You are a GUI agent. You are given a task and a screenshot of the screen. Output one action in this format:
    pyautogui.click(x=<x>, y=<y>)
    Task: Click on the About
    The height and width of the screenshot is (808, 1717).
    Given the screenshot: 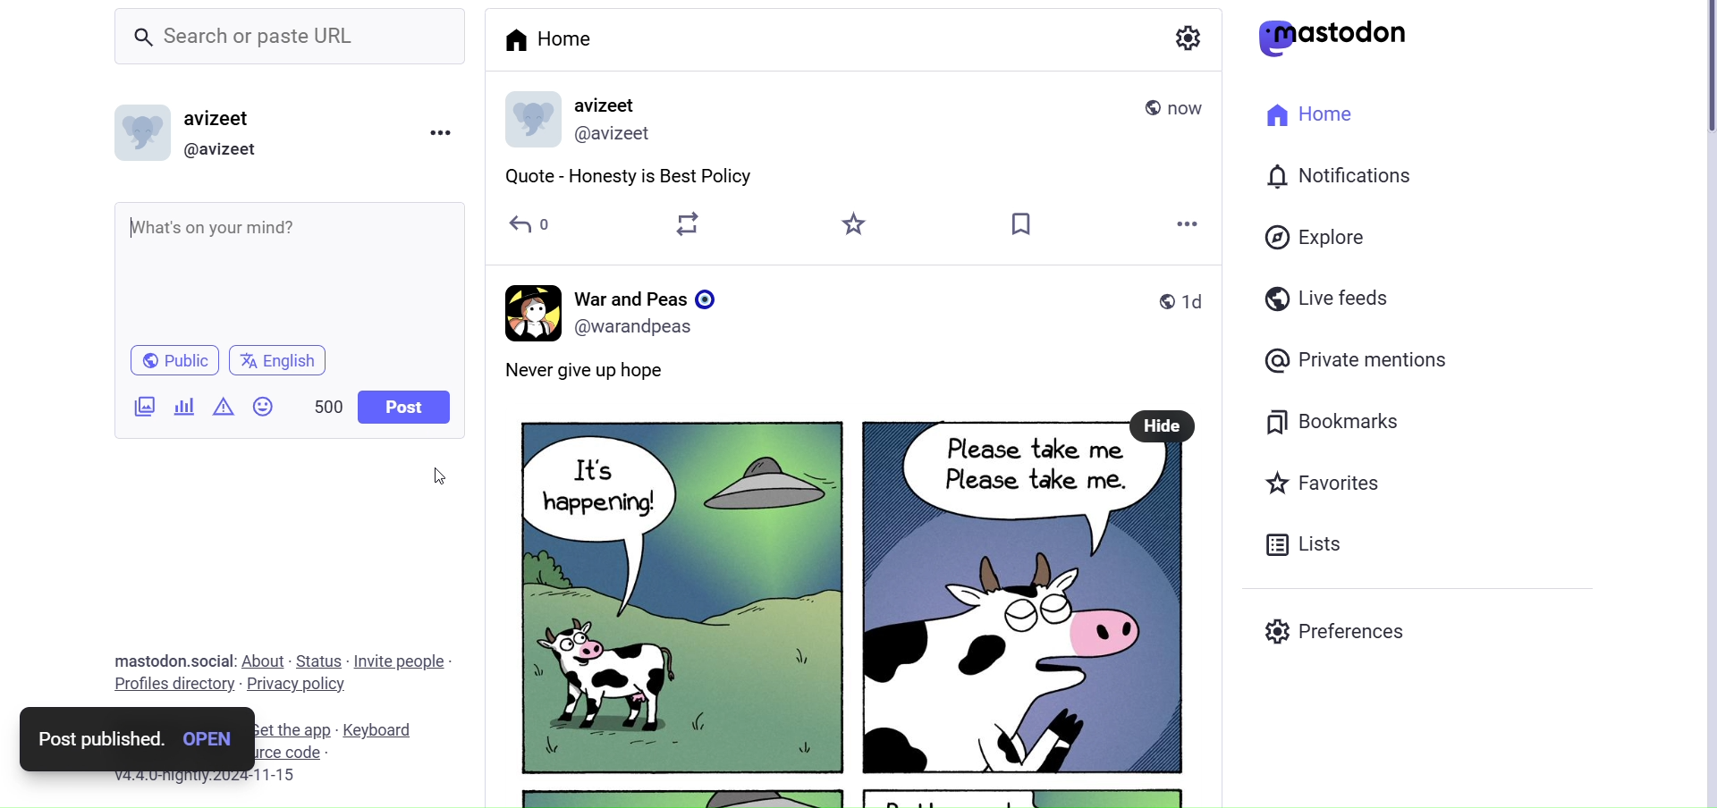 What is the action you would take?
    pyautogui.click(x=266, y=660)
    